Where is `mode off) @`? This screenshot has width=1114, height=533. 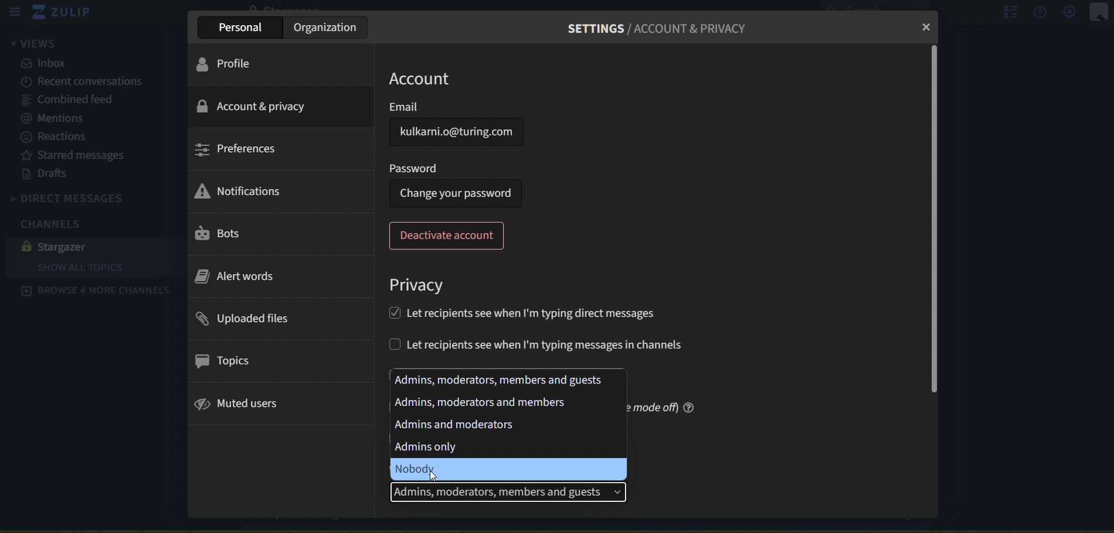
mode off) @ is located at coordinates (667, 408).